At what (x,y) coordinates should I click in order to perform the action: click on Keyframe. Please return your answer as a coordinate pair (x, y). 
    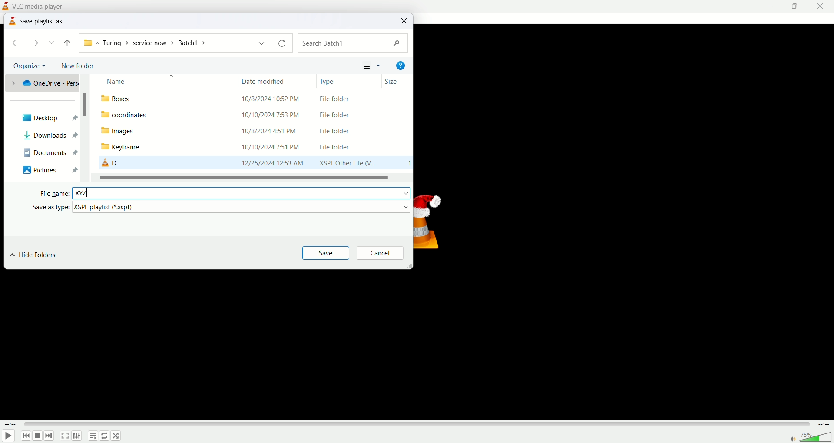
    Looking at the image, I should click on (130, 147).